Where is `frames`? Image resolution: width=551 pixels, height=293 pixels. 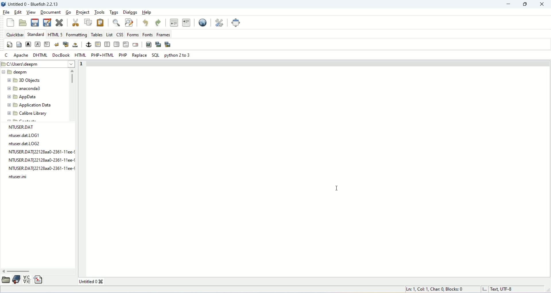 frames is located at coordinates (163, 35).